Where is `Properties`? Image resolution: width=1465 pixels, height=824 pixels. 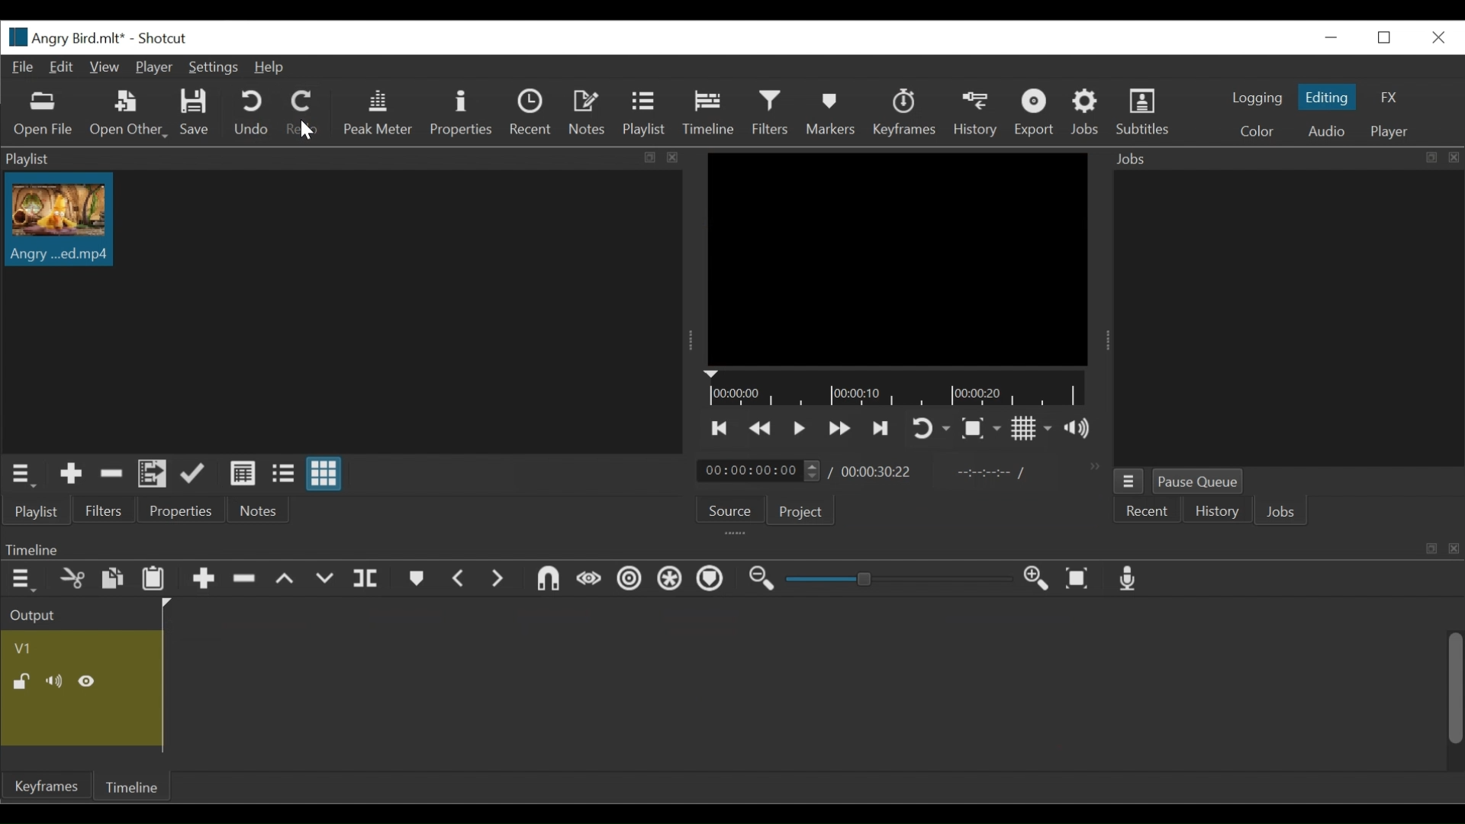
Properties is located at coordinates (461, 112).